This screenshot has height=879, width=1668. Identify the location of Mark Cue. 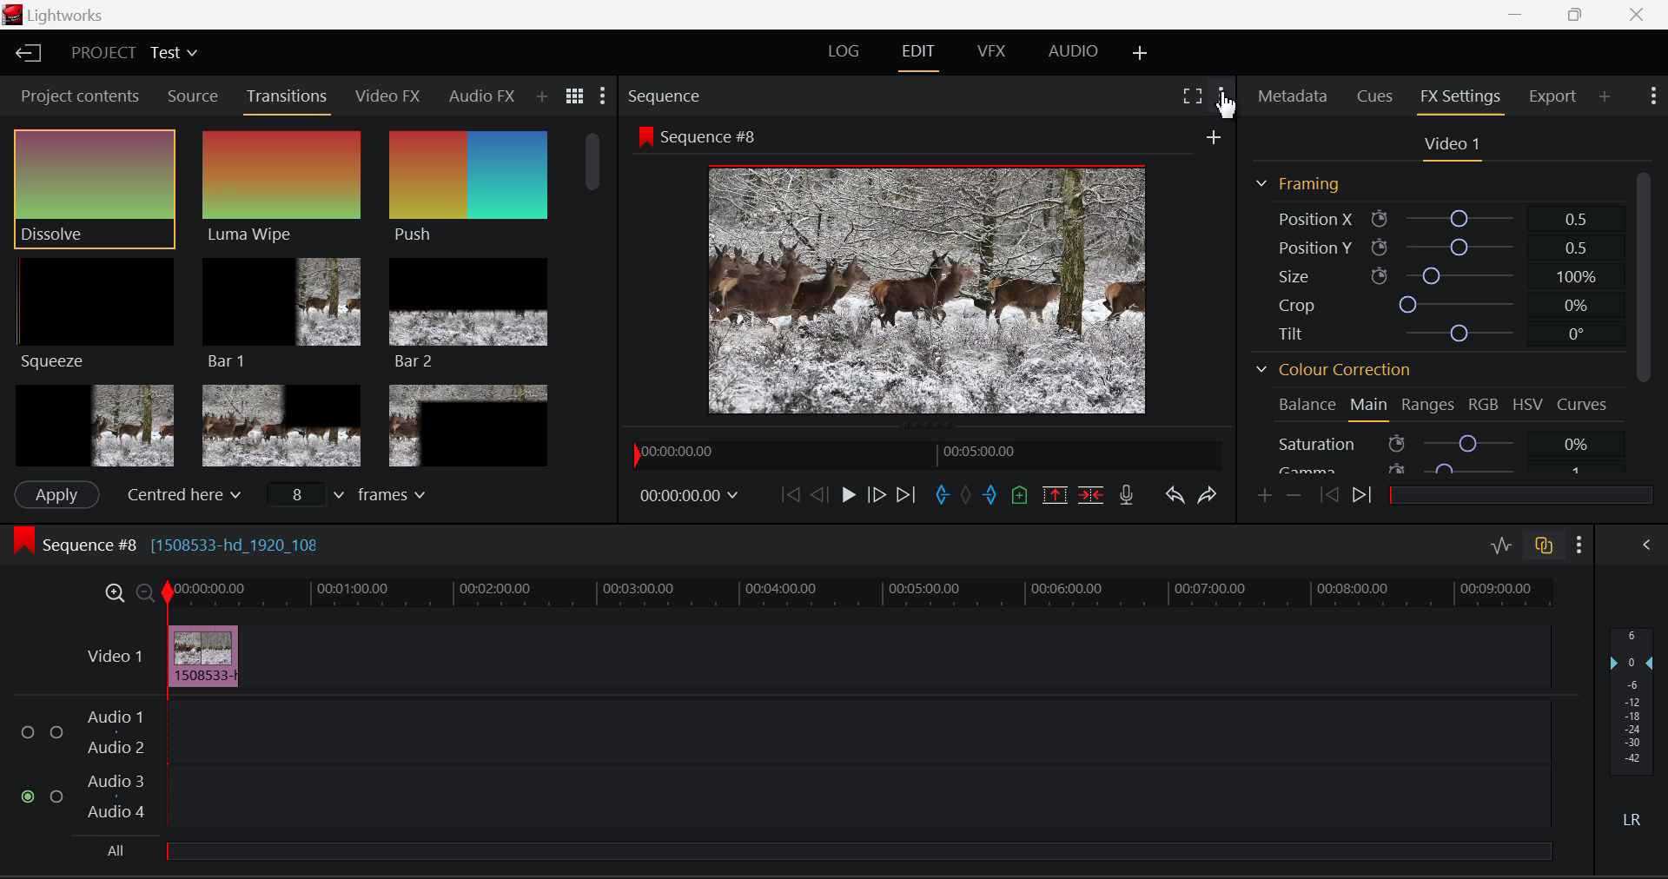
(1017, 497).